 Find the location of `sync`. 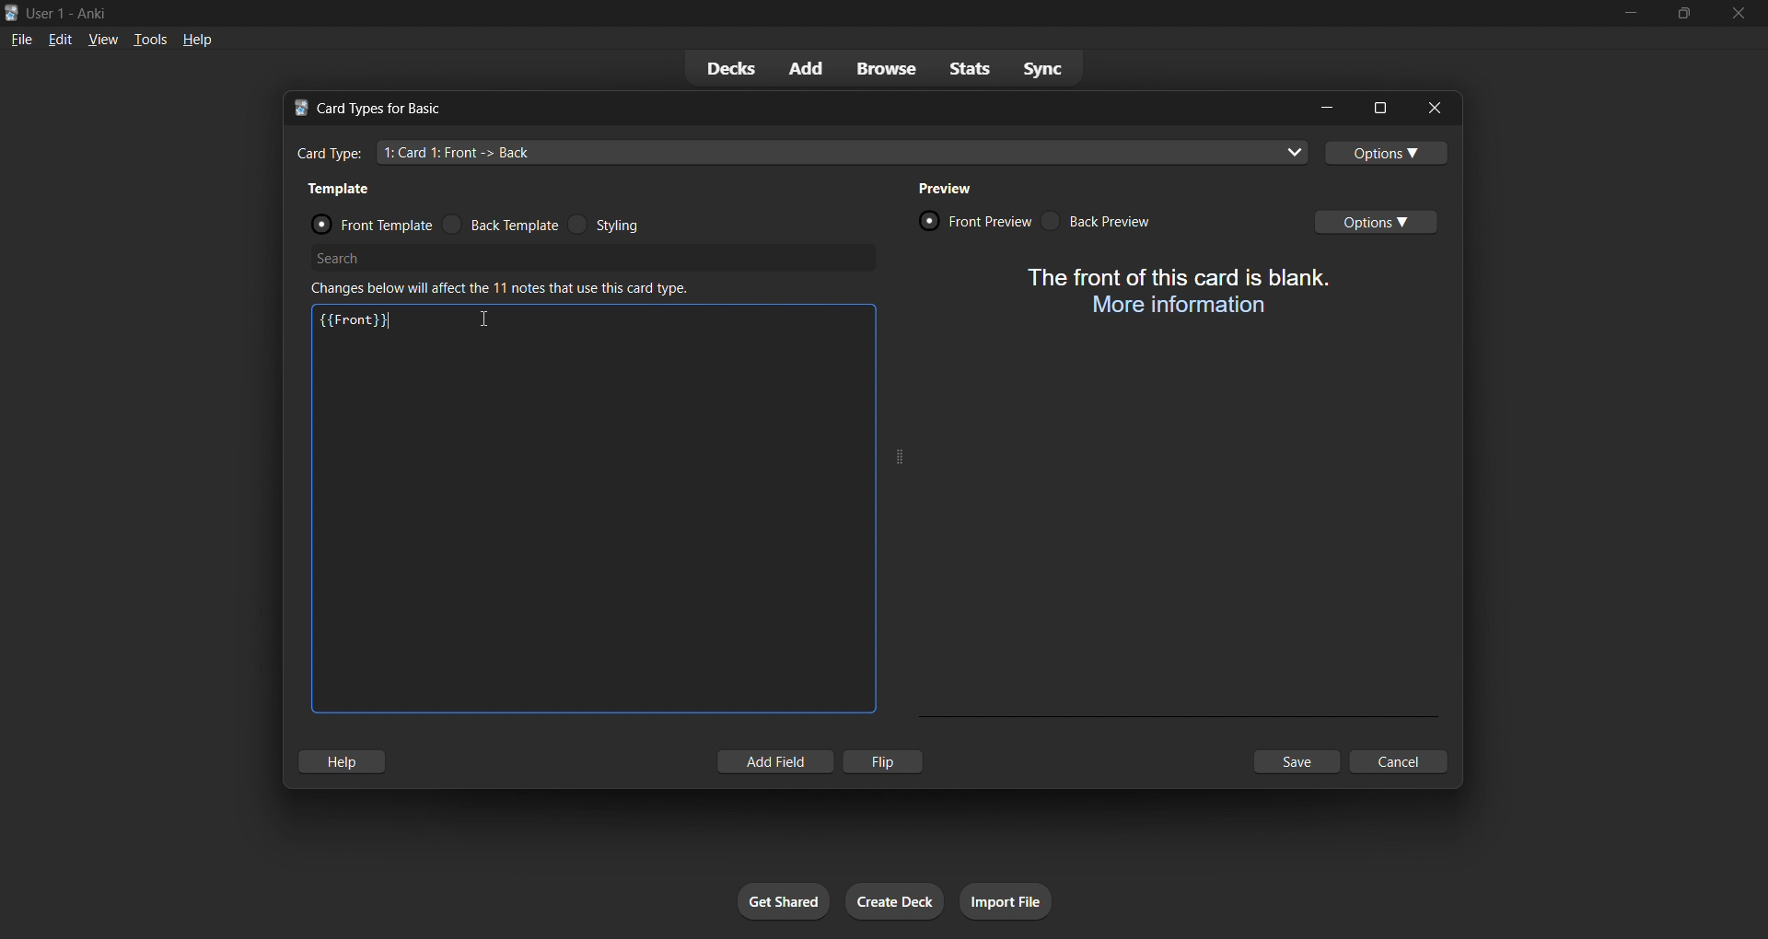

sync is located at coordinates (1040, 70).